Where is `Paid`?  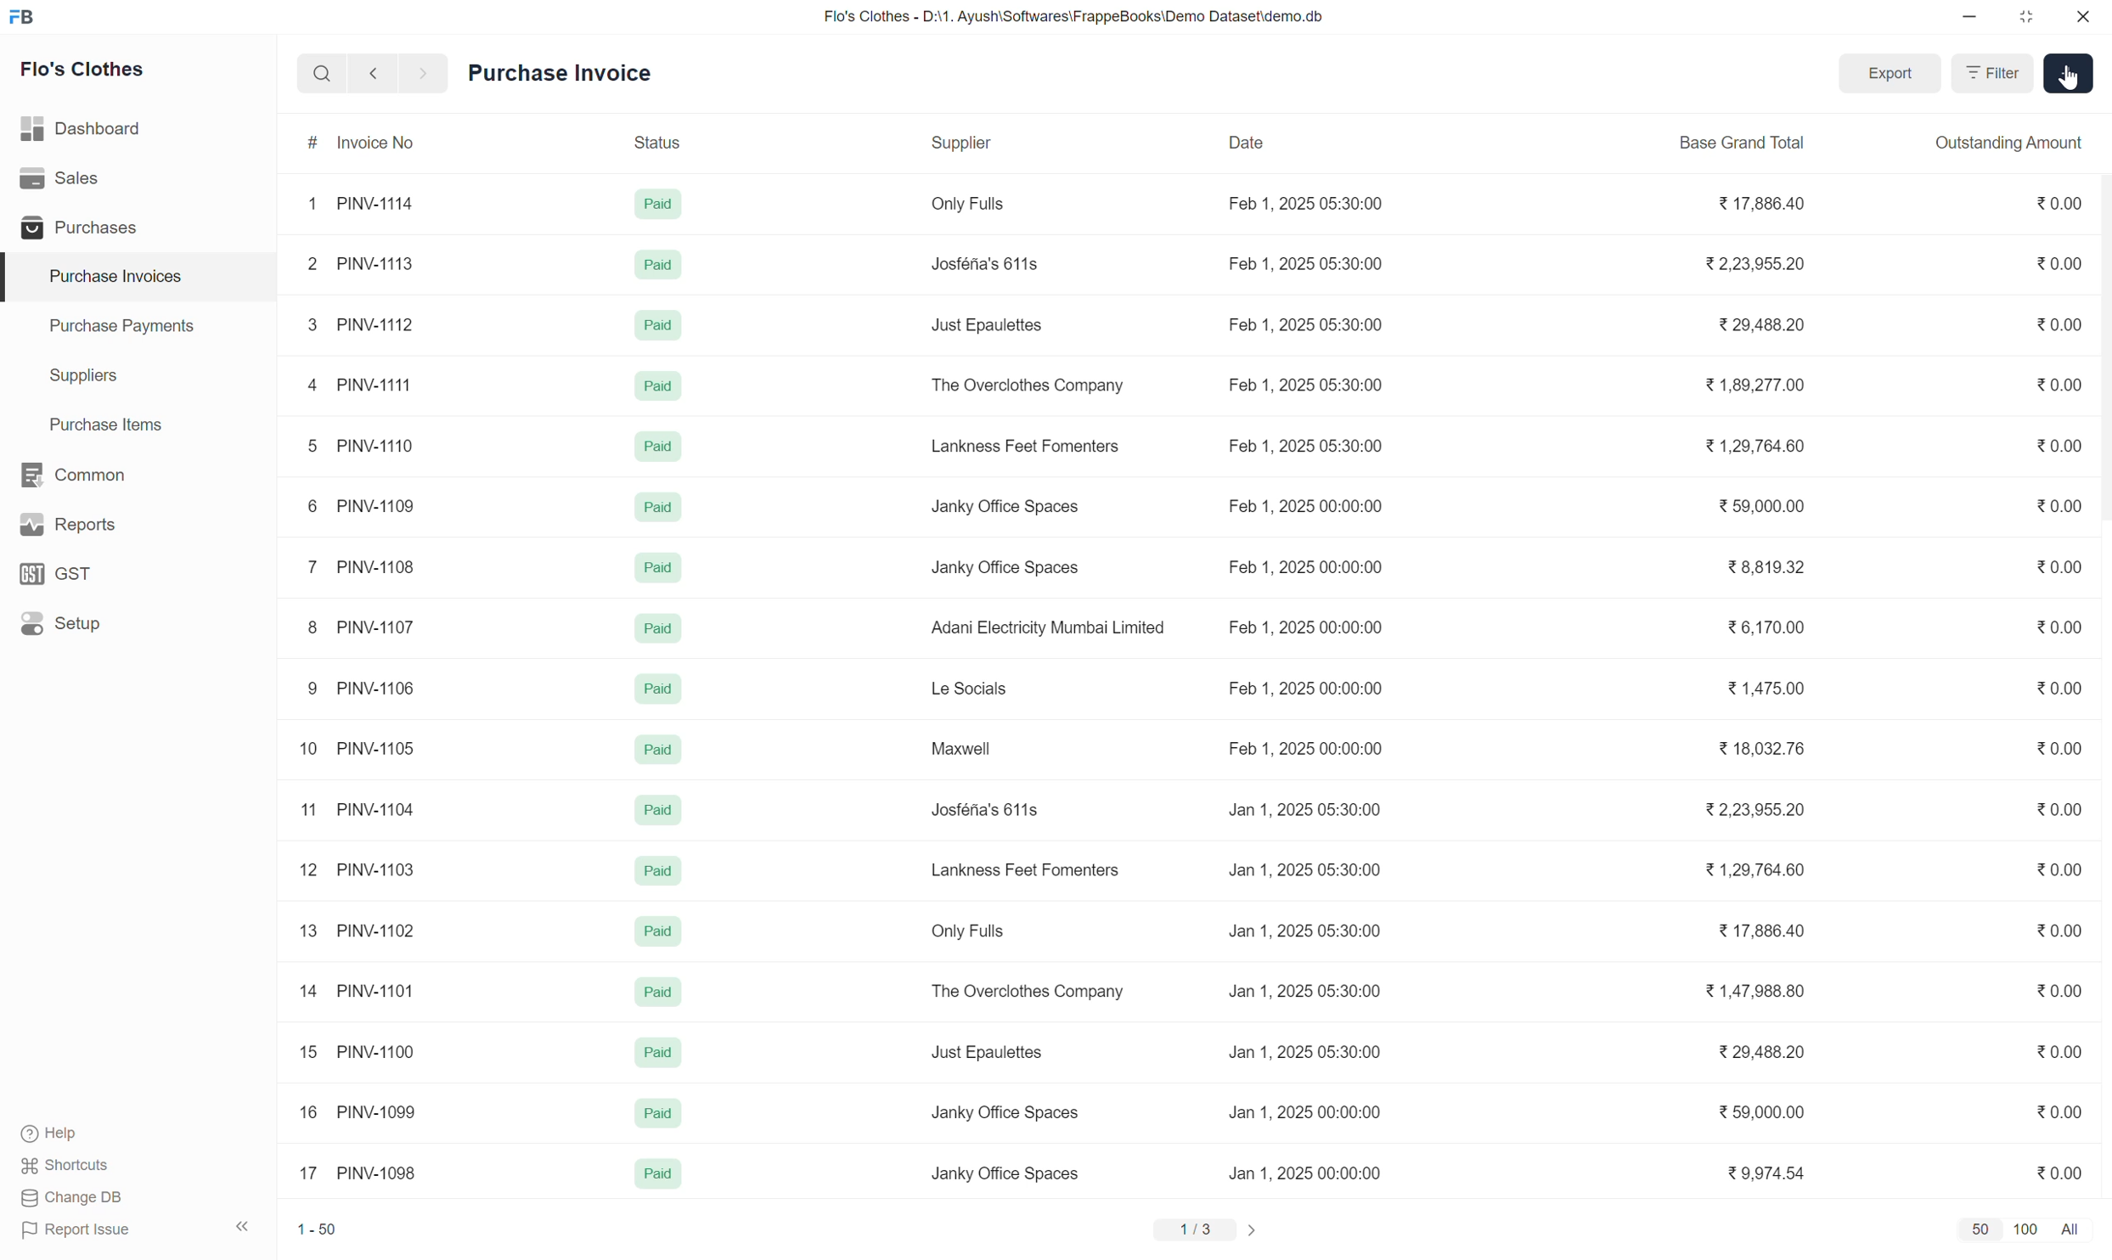 Paid is located at coordinates (659, 810).